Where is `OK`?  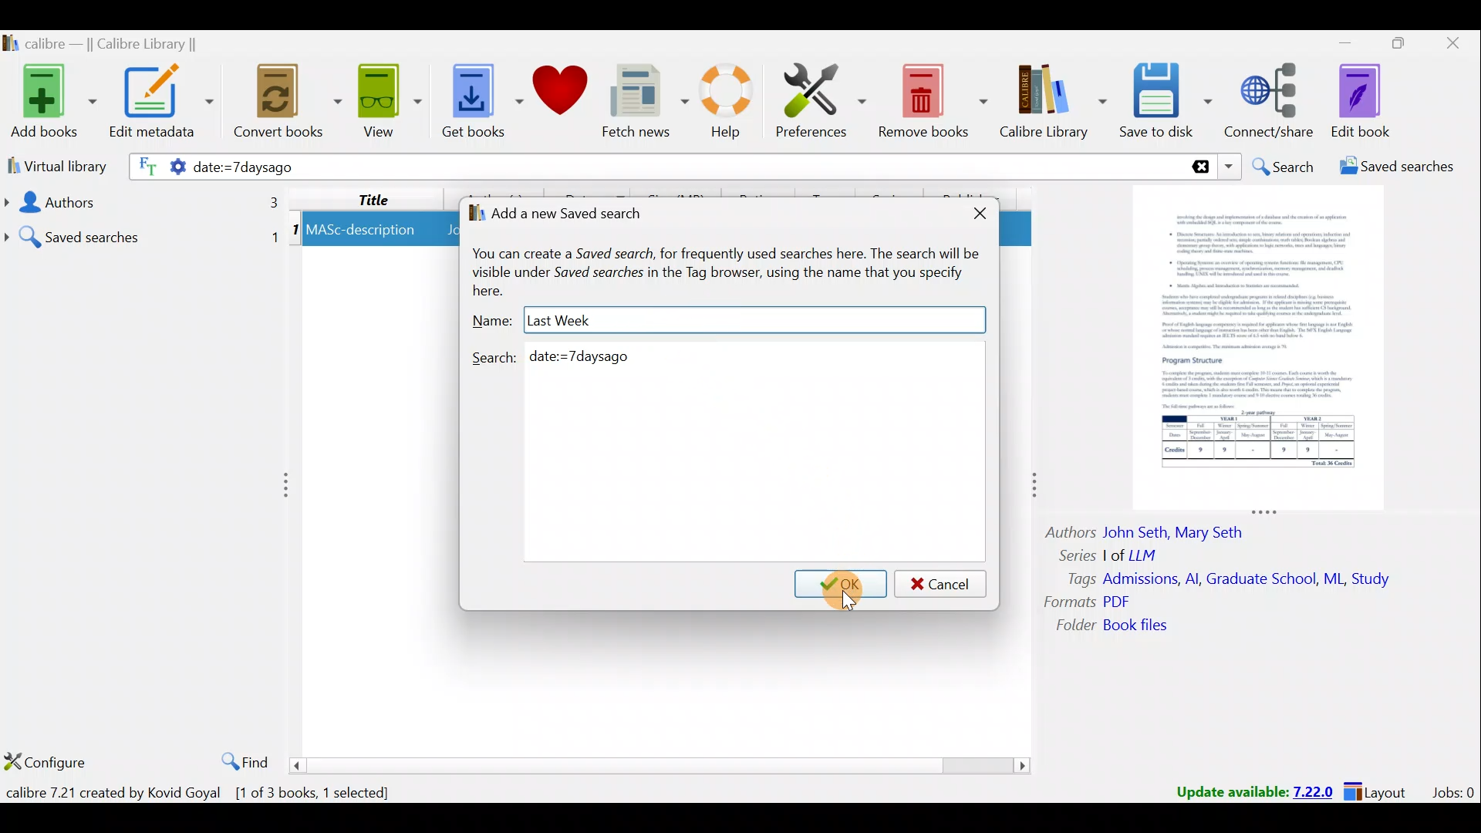 OK is located at coordinates (841, 582).